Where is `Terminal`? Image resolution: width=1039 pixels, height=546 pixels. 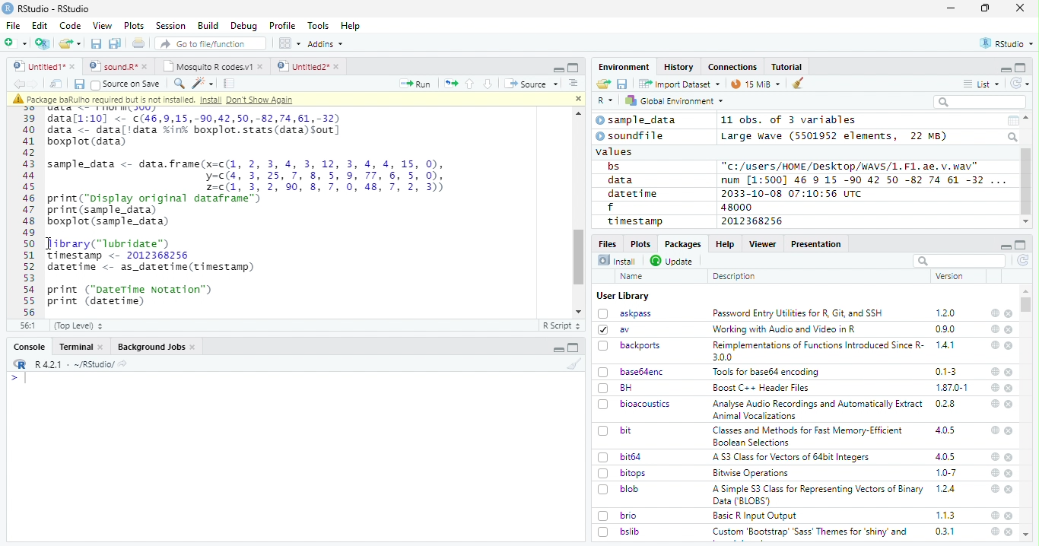 Terminal is located at coordinates (81, 347).